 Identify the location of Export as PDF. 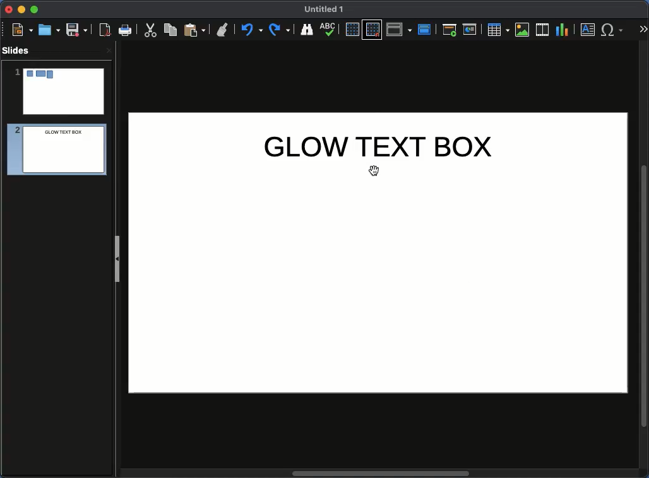
(105, 30).